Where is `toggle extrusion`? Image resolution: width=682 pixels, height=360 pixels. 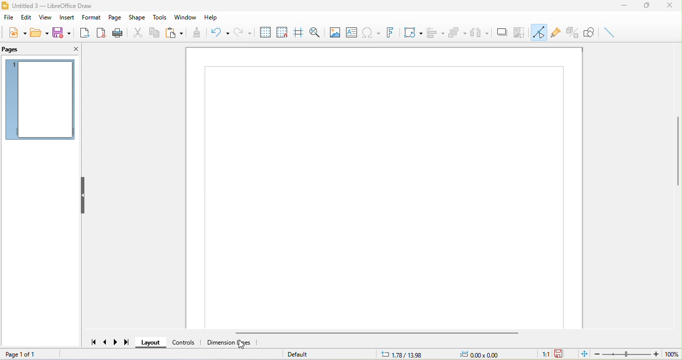
toggle extrusion is located at coordinates (572, 32).